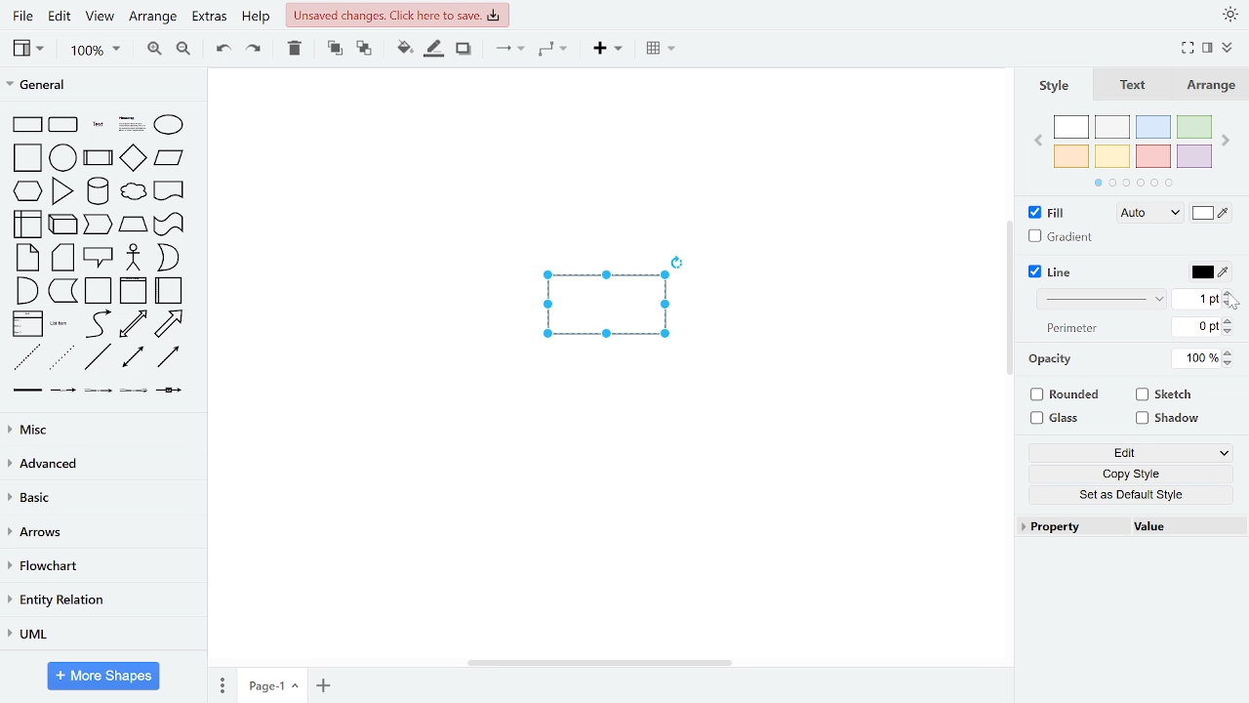  I want to click on general shapes, so click(60, 155).